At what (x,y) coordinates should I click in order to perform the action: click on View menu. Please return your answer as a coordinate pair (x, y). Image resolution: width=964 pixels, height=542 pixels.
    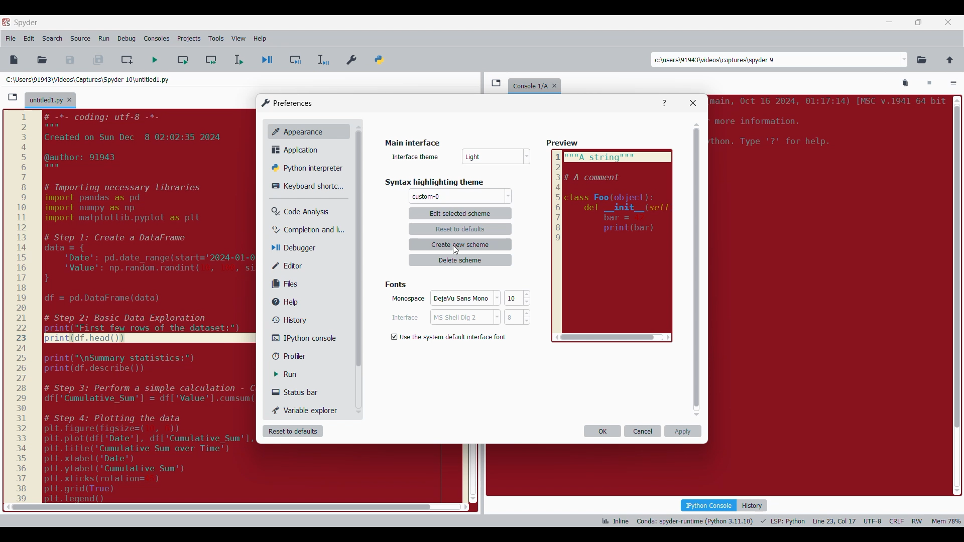
    Looking at the image, I should click on (238, 39).